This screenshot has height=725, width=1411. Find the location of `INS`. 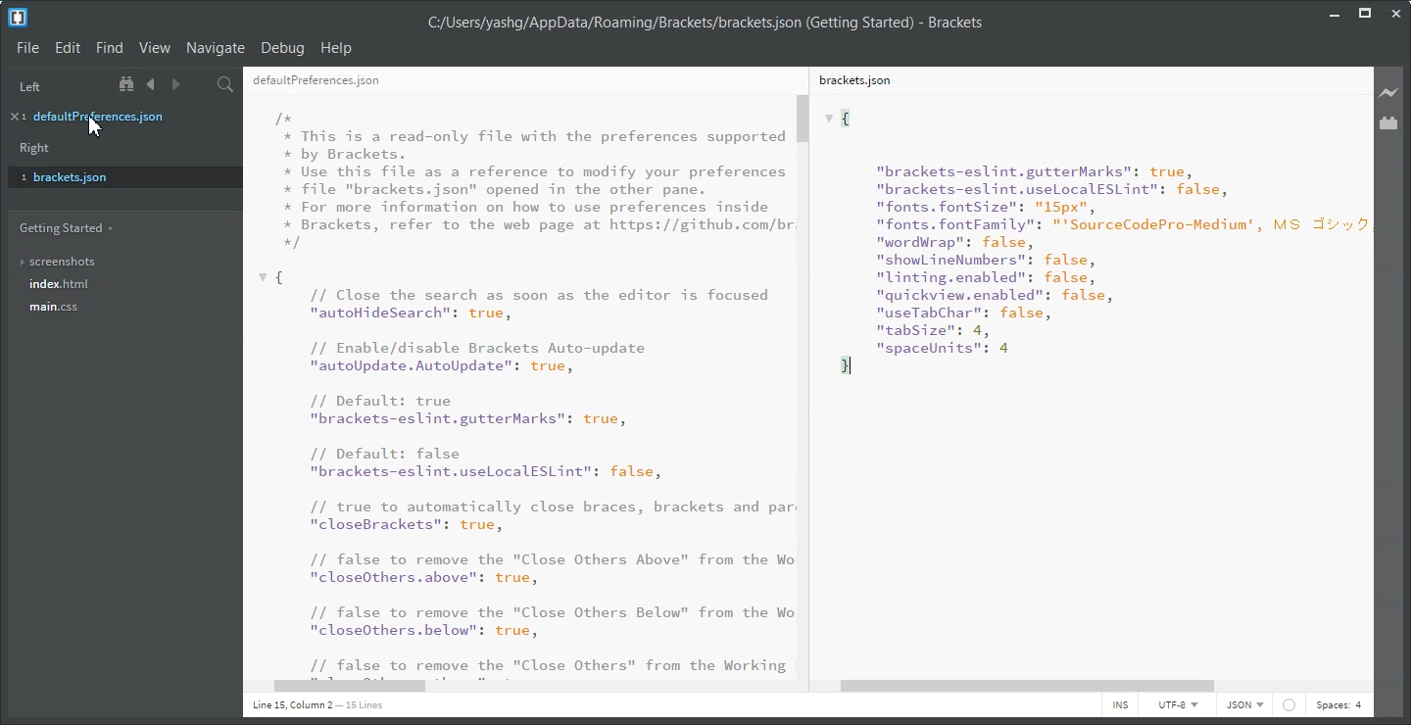

INS is located at coordinates (1120, 706).